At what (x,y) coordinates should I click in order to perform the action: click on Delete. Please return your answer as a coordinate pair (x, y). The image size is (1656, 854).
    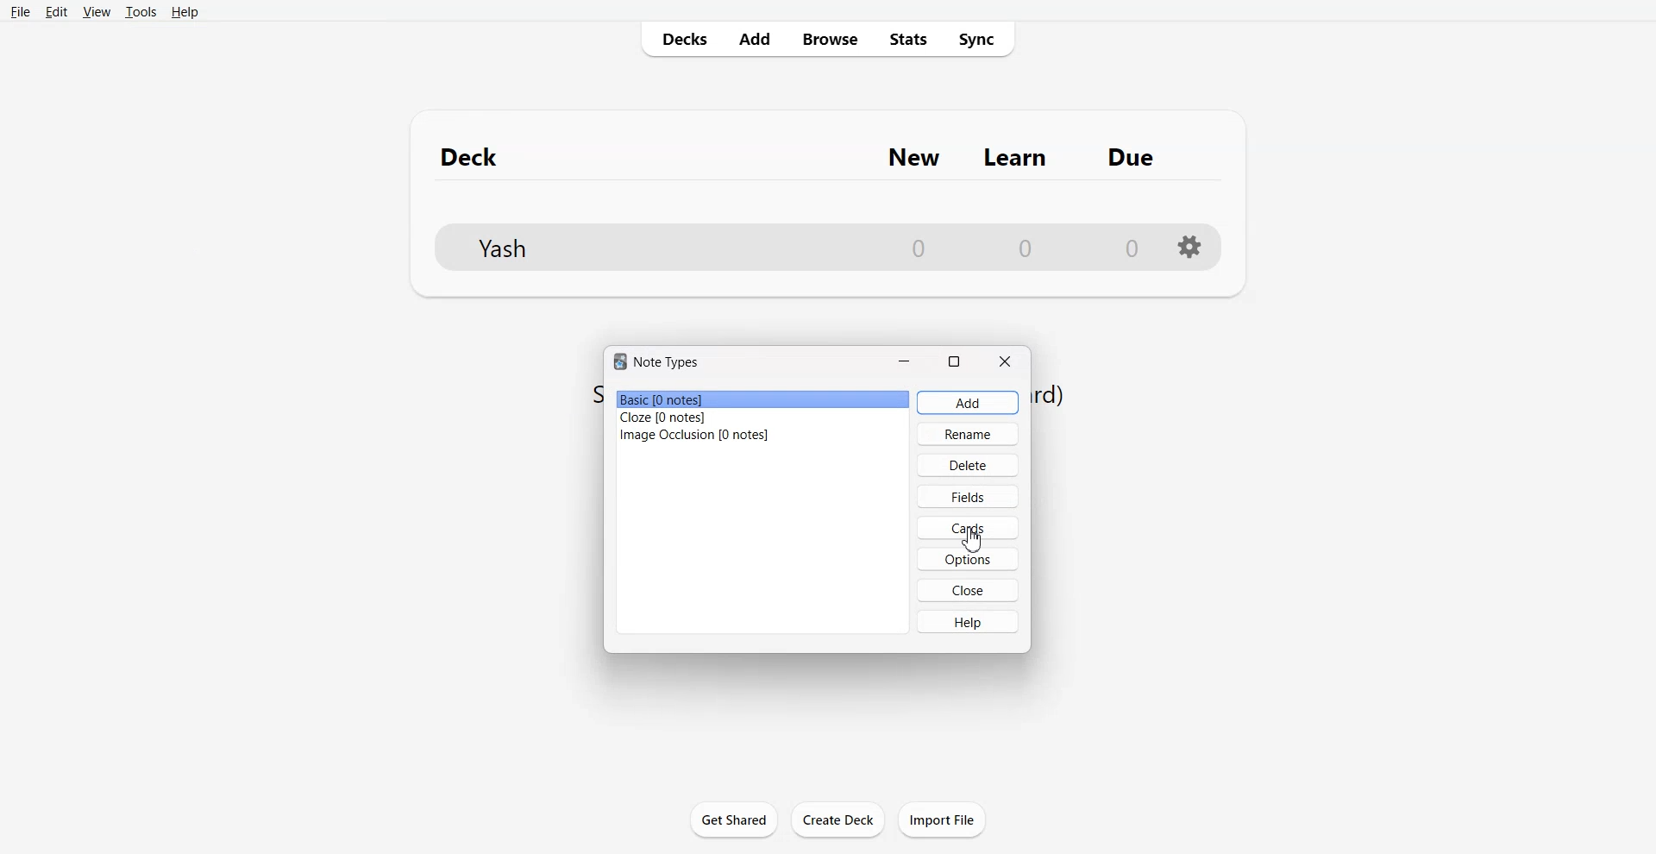
    Looking at the image, I should click on (968, 465).